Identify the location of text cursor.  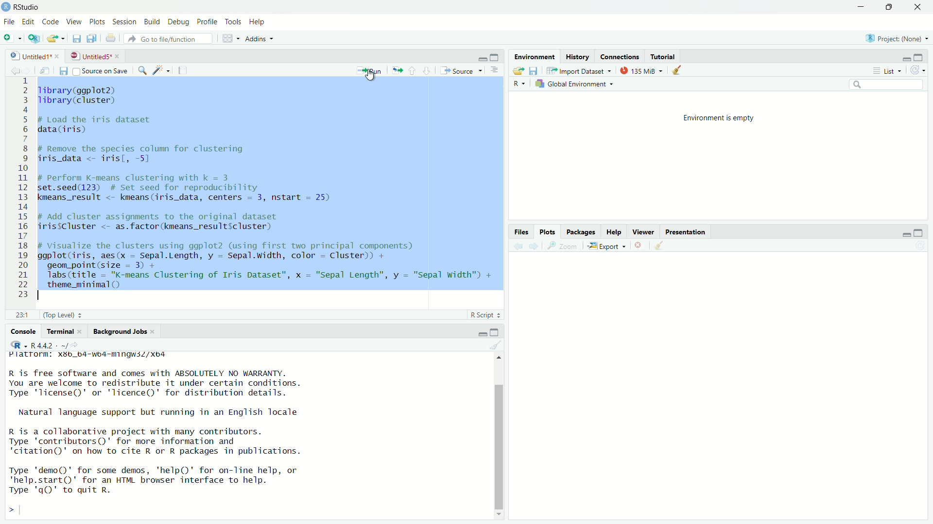
(40, 295).